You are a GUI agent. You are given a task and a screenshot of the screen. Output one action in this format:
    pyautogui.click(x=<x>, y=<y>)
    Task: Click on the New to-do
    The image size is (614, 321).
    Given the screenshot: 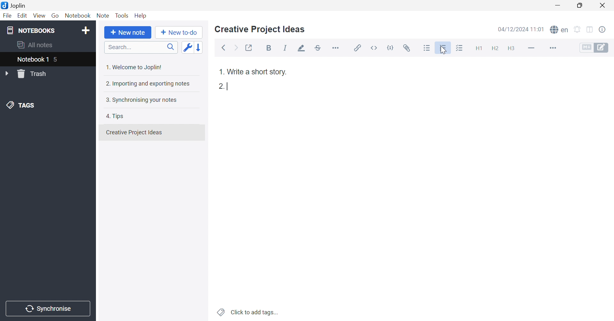 What is the action you would take?
    pyautogui.click(x=179, y=33)
    